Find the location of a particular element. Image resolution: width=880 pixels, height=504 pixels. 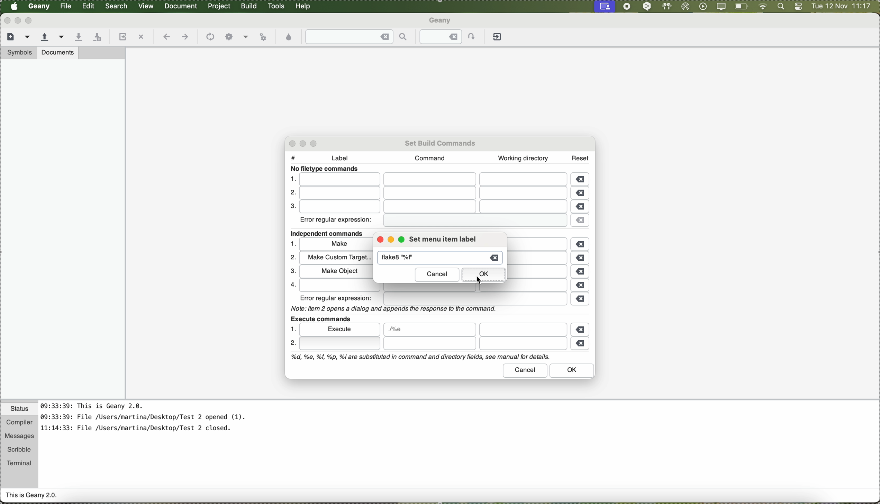

minimize is located at coordinates (391, 241).